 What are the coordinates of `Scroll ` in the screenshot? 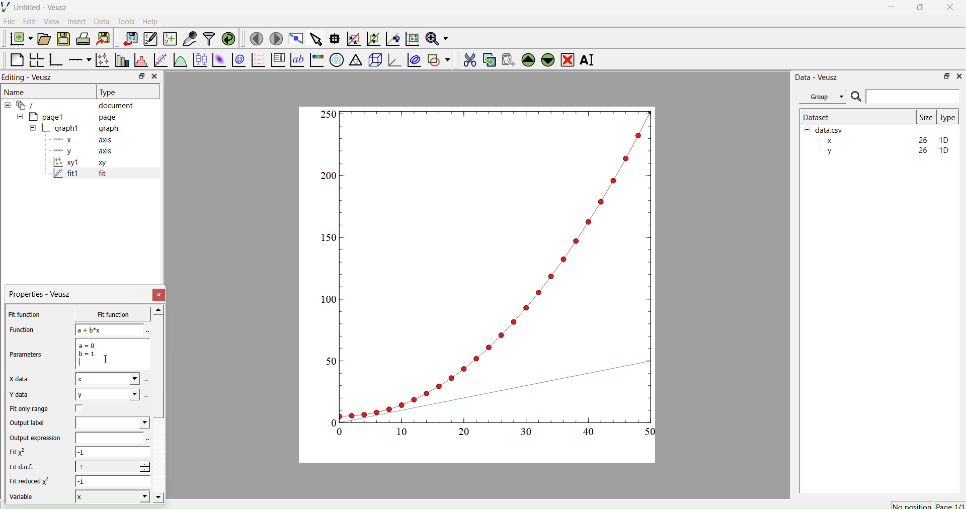 It's located at (159, 405).